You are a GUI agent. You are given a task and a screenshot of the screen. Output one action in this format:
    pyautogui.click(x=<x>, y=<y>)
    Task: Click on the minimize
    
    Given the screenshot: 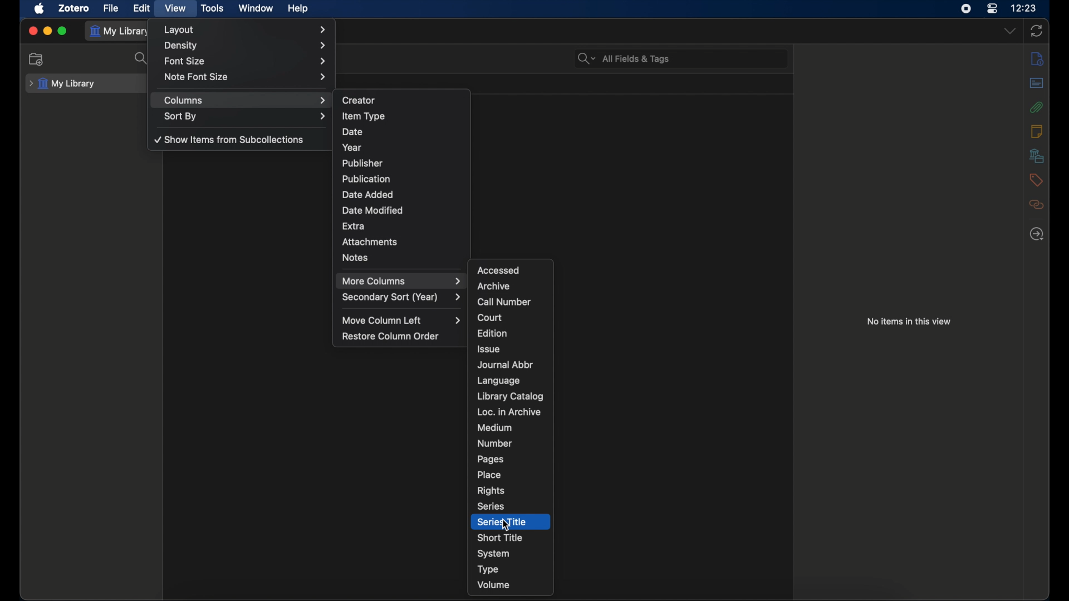 What is the action you would take?
    pyautogui.click(x=48, y=31)
    